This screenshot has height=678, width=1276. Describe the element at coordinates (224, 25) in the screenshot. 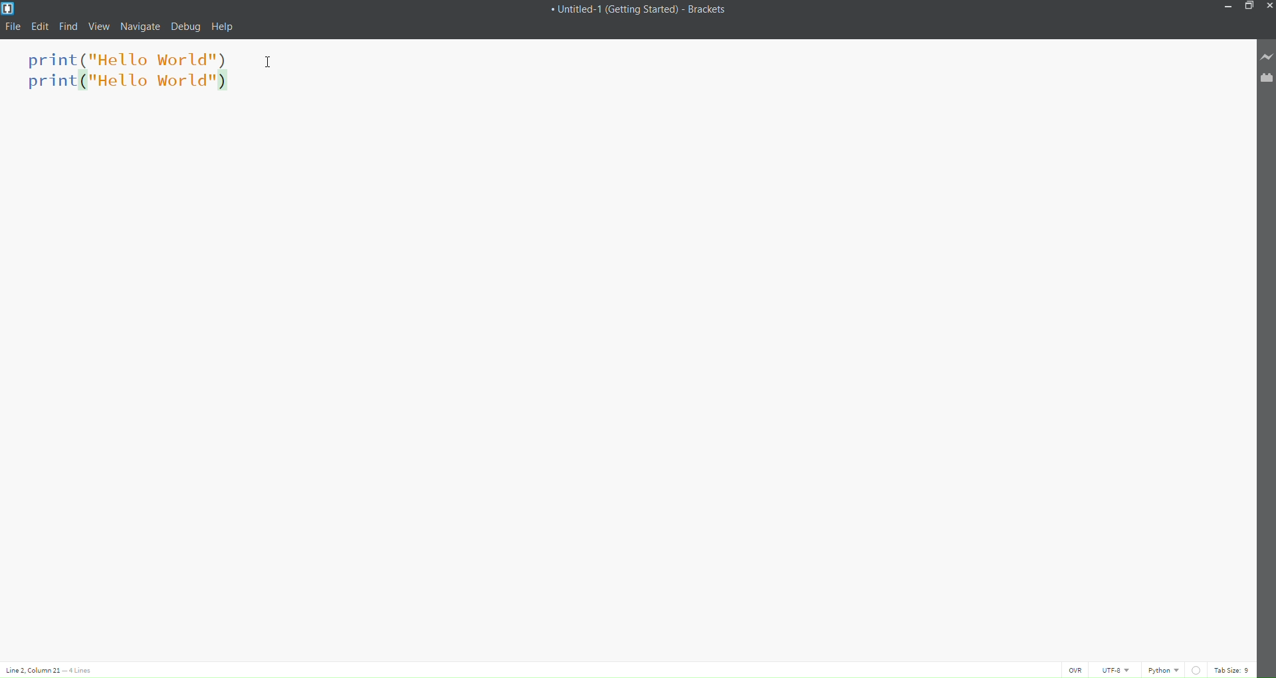

I see `help` at that location.